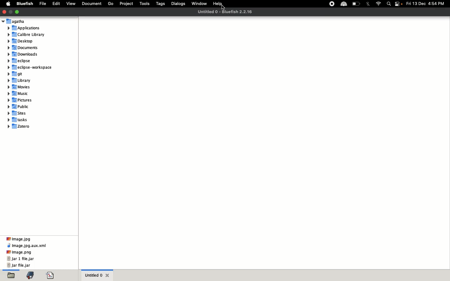  Describe the element at coordinates (42, 3) in the screenshot. I see `File` at that location.